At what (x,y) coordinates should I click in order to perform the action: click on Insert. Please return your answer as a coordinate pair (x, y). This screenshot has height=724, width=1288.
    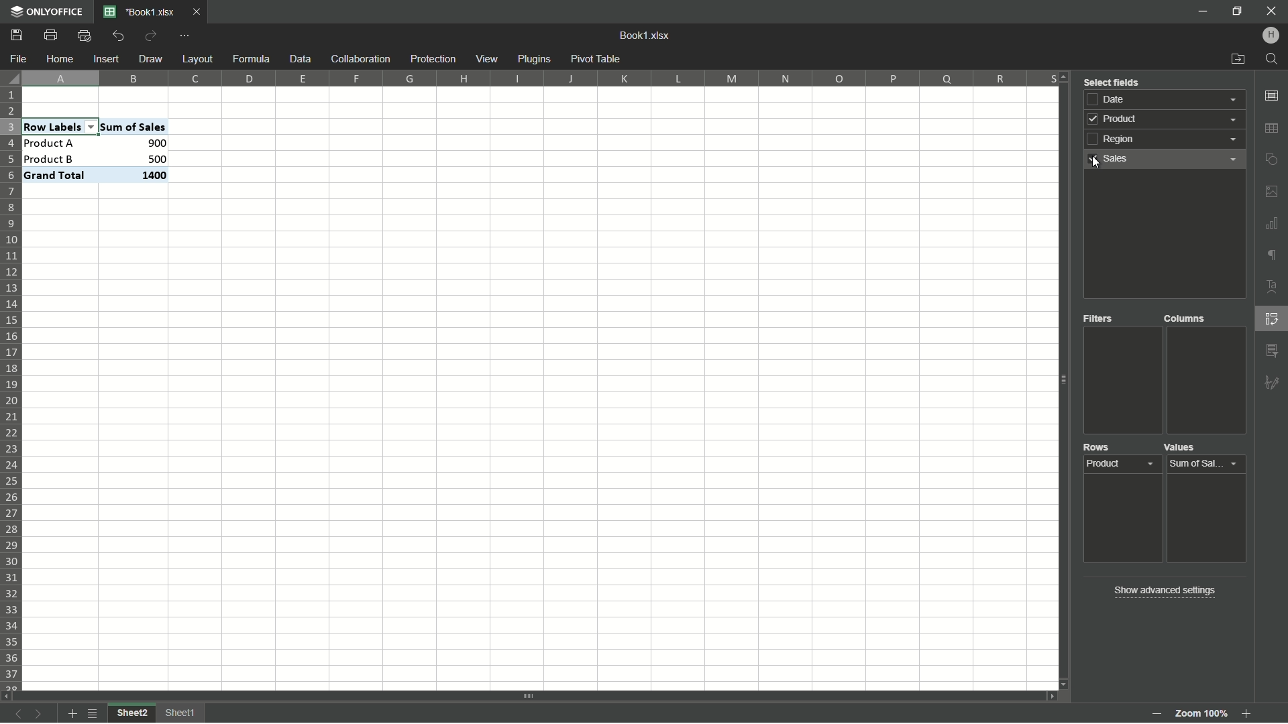
    Looking at the image, I should click on (106, 59).